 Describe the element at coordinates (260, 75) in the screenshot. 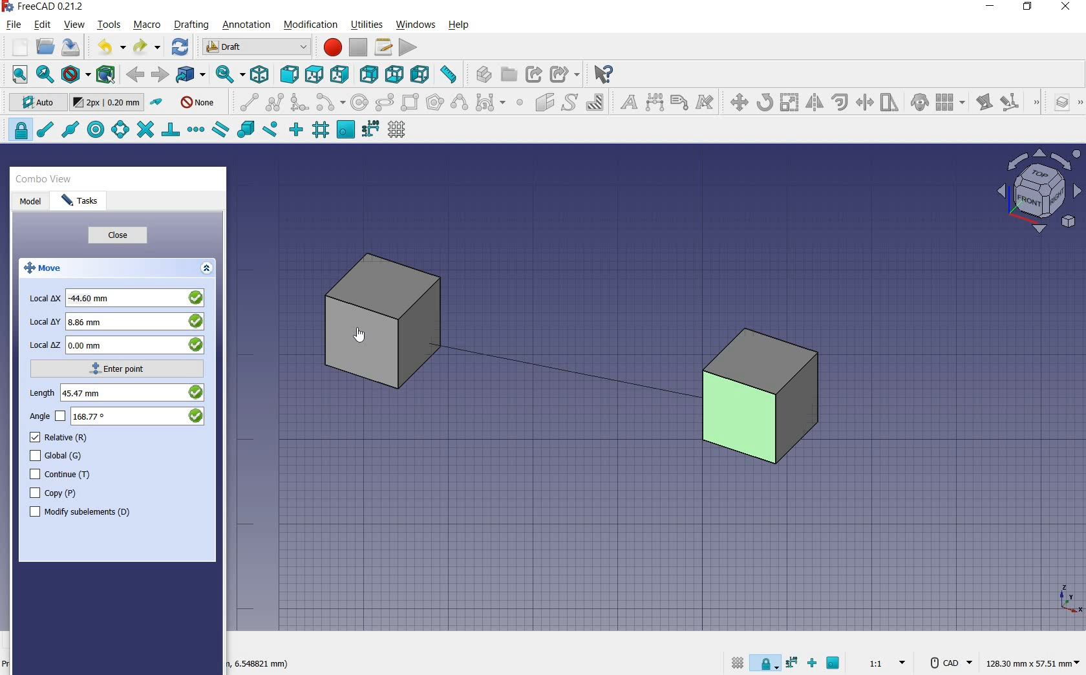

I see `isometric` at that location.